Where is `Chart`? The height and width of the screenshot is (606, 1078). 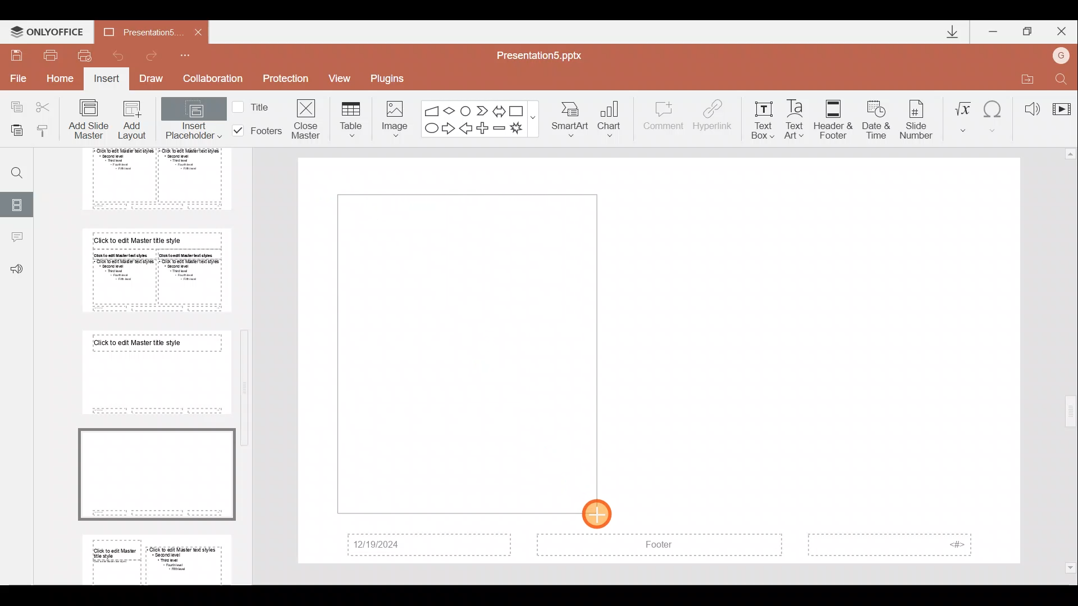
Chart is located at coordinates (616, 120).